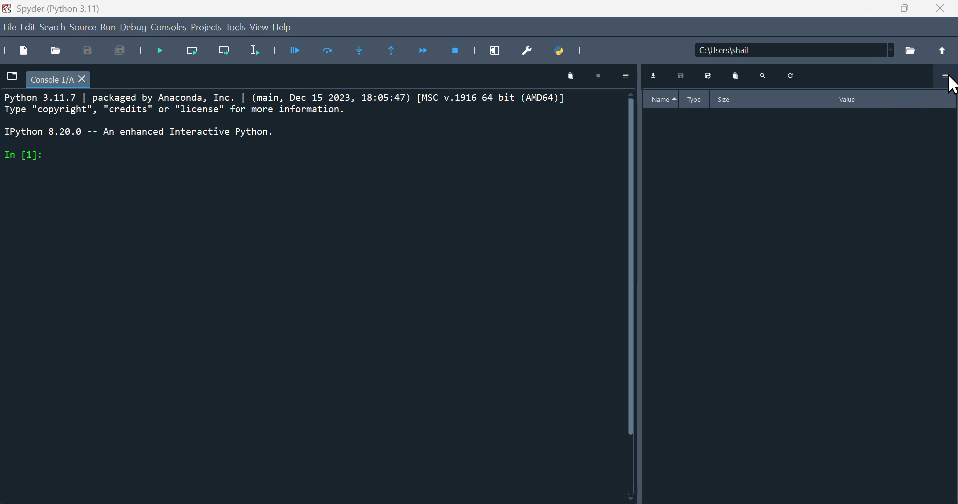  I want to click on Python path manager, so click(568, 54).